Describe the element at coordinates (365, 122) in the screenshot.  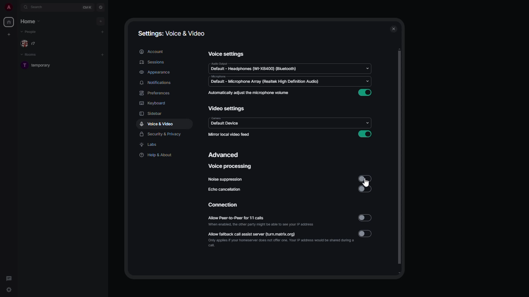
I see `drop down` at that location.